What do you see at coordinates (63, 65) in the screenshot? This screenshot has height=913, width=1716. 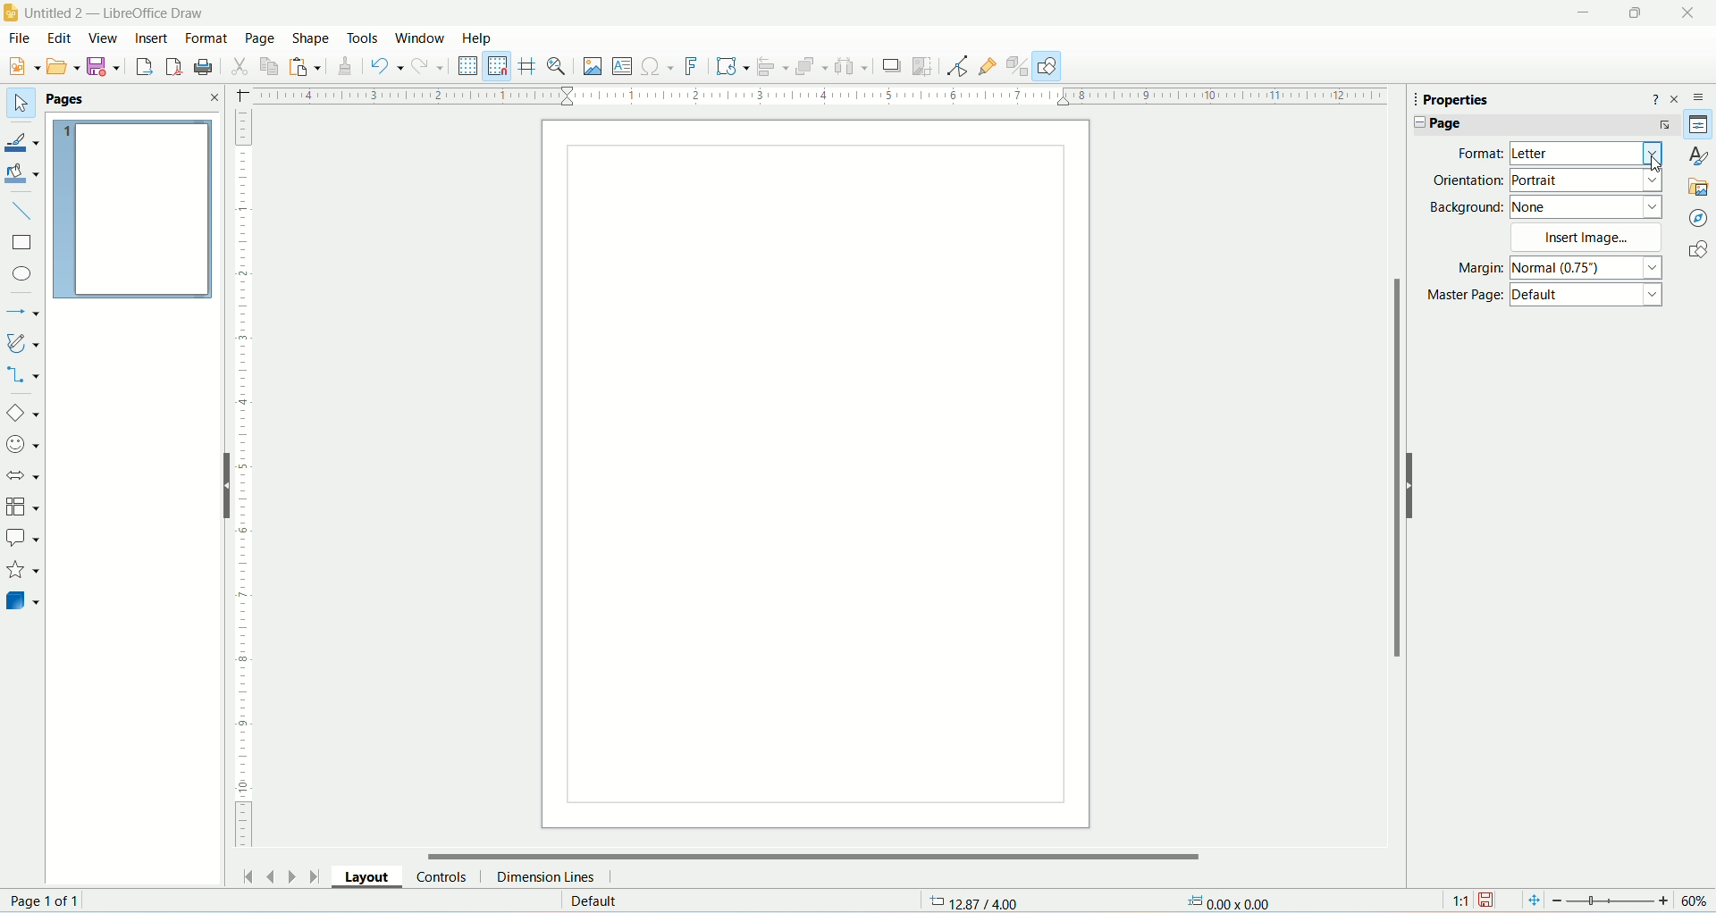 I see `` at bounding box center [63, 65].